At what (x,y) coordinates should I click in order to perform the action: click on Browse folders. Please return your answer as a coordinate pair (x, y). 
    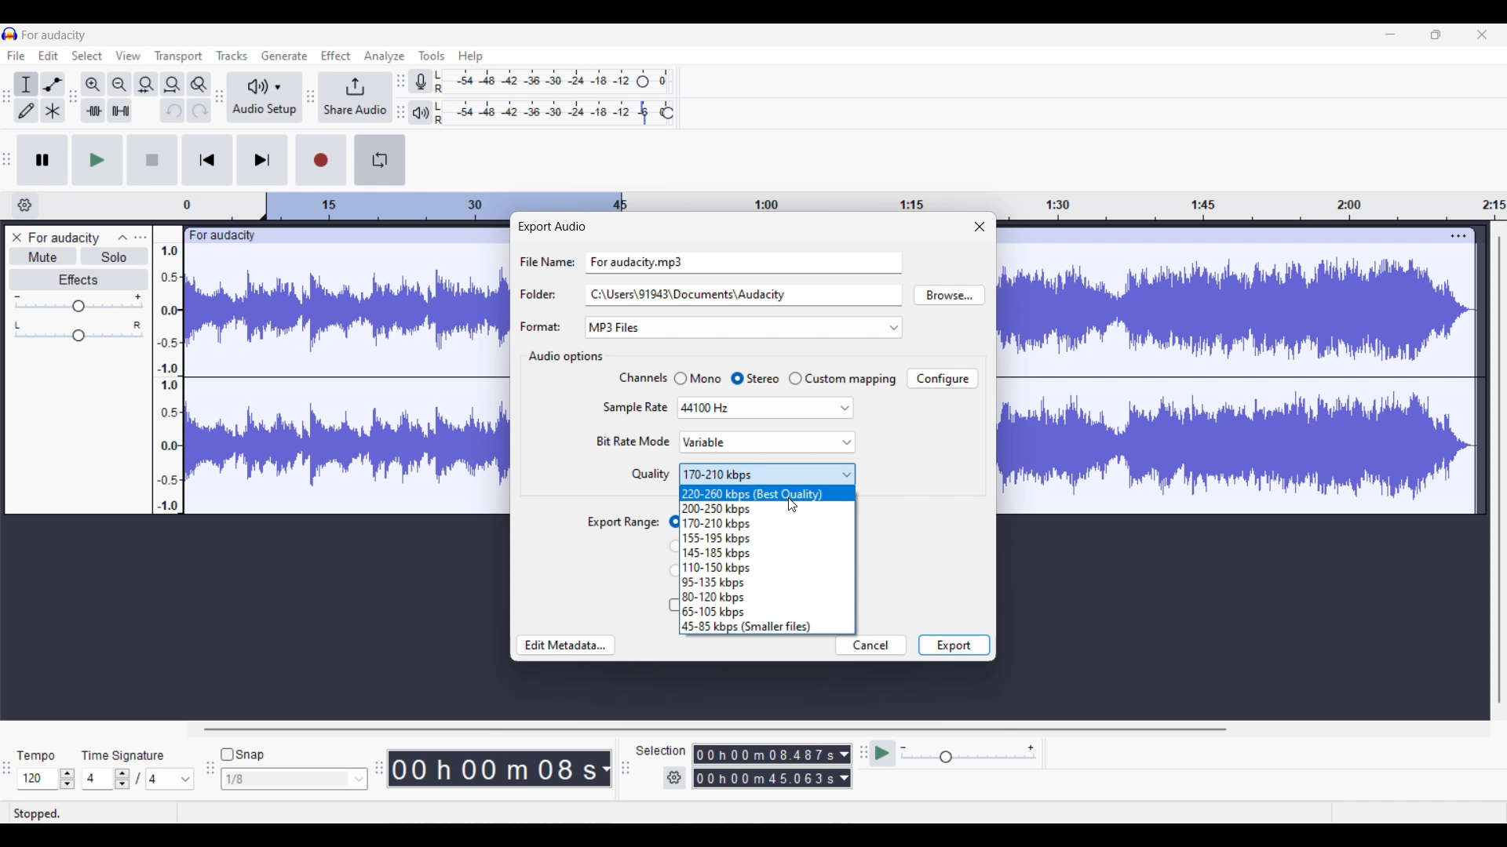
    Looking at the image, I should click on (949, 295).